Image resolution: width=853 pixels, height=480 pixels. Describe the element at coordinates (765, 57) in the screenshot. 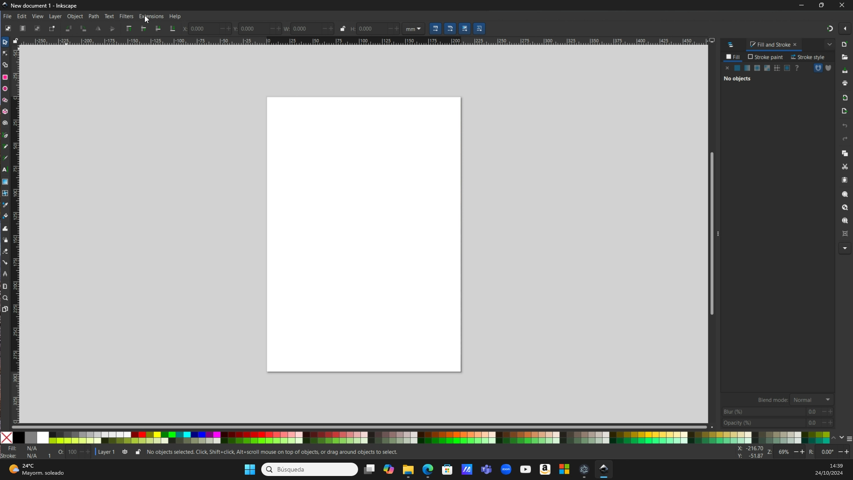

I see `Stroke Paint` at that location.